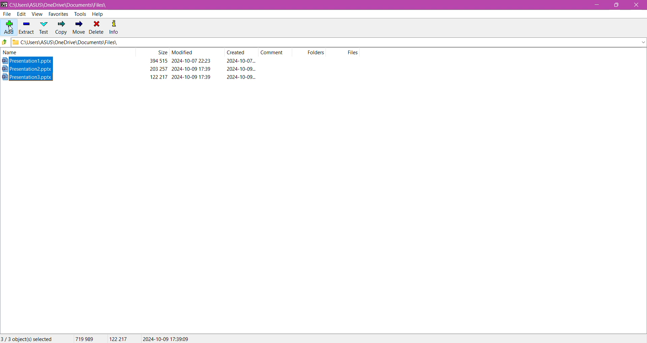 The image size is (647, 343). Describe the element at coordinates (274, 52) in the screenshot. I see `Comment` at that location.